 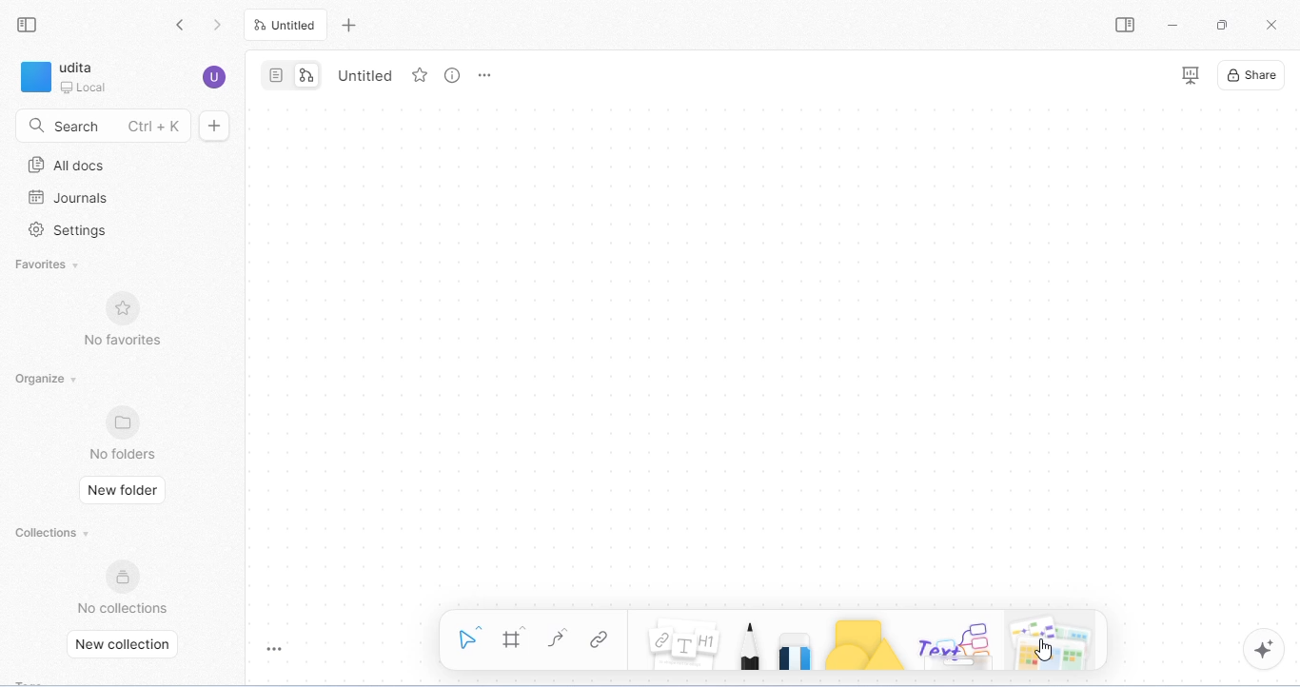 I want to click on open side bar, so click(x=1126, y=25).